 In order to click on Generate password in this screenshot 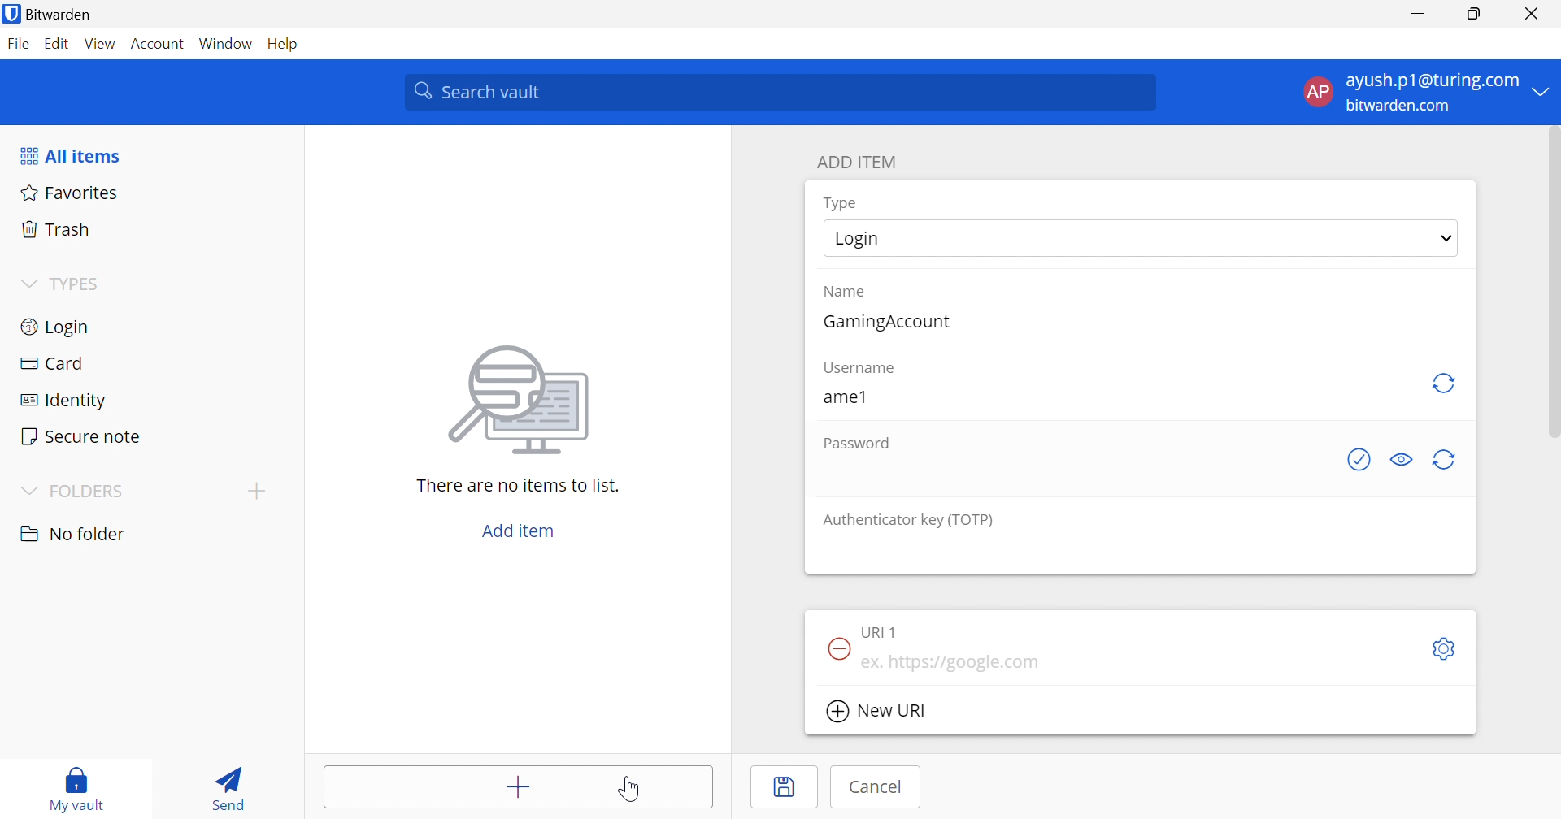, I will do `click(1362, 461)`.